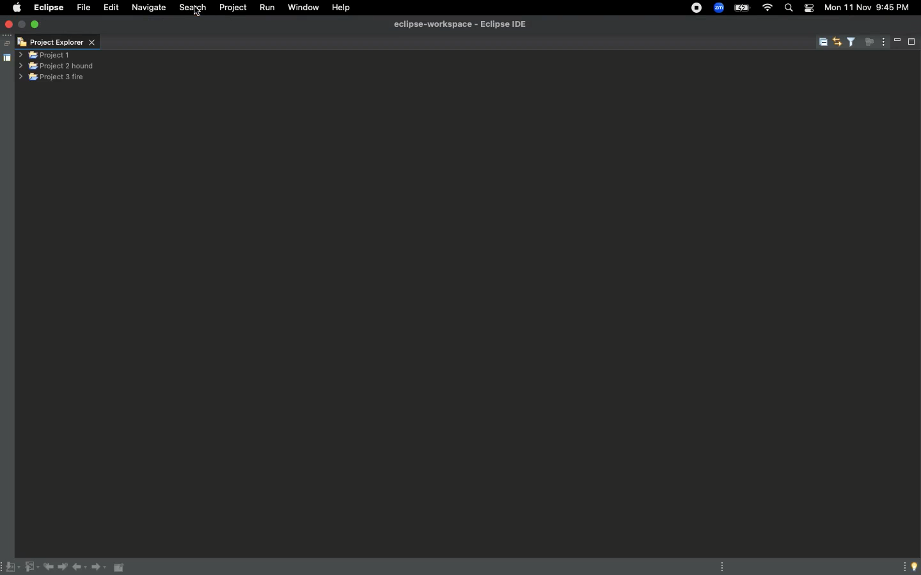 Image resolution: width=921 pixels, height=575 pixels. Describe the element at coordinates (64, 567) in the screenshot. I see `Next edit location` at that location.